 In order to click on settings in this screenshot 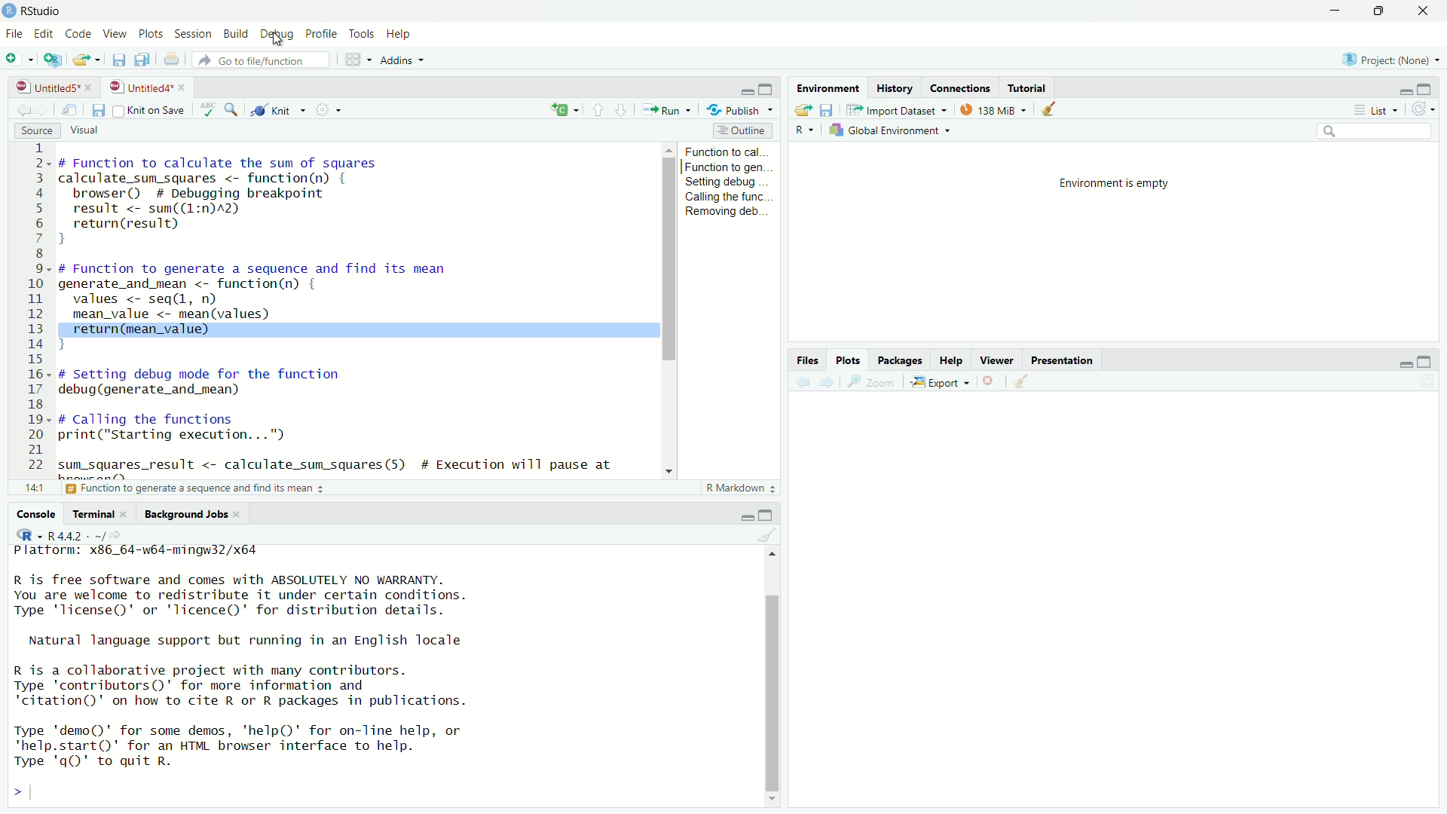, I will do `click(330, 109)`.